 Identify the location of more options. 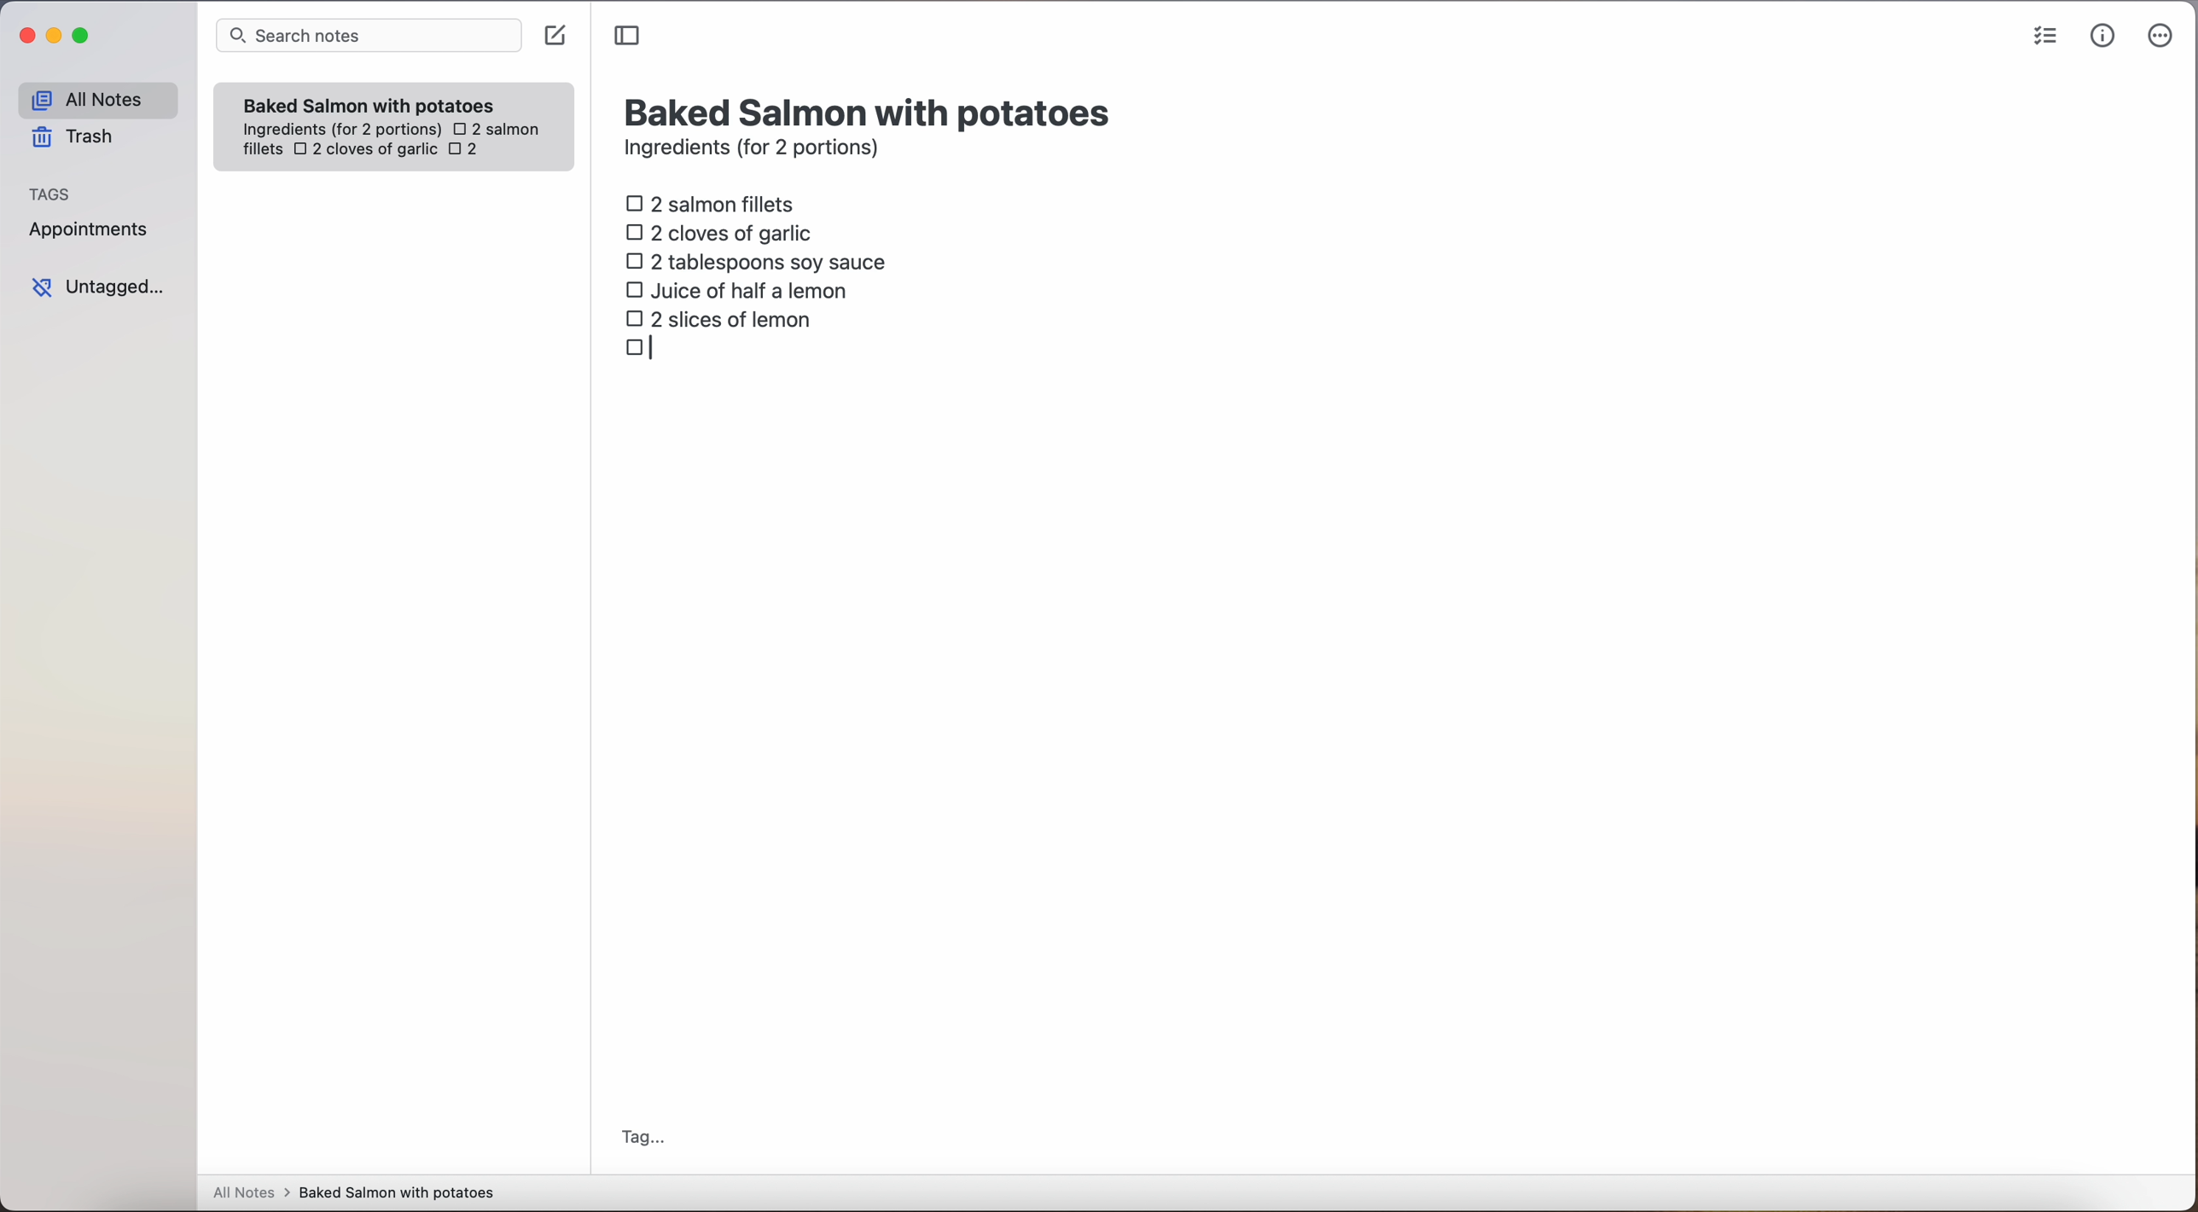
(2164, 37).